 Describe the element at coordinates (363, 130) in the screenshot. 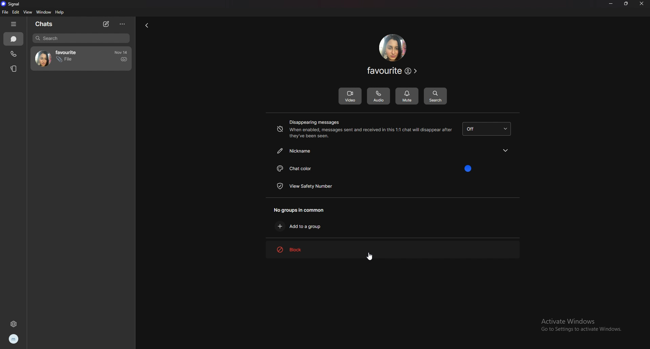

I see `disappearing messages` at that location.